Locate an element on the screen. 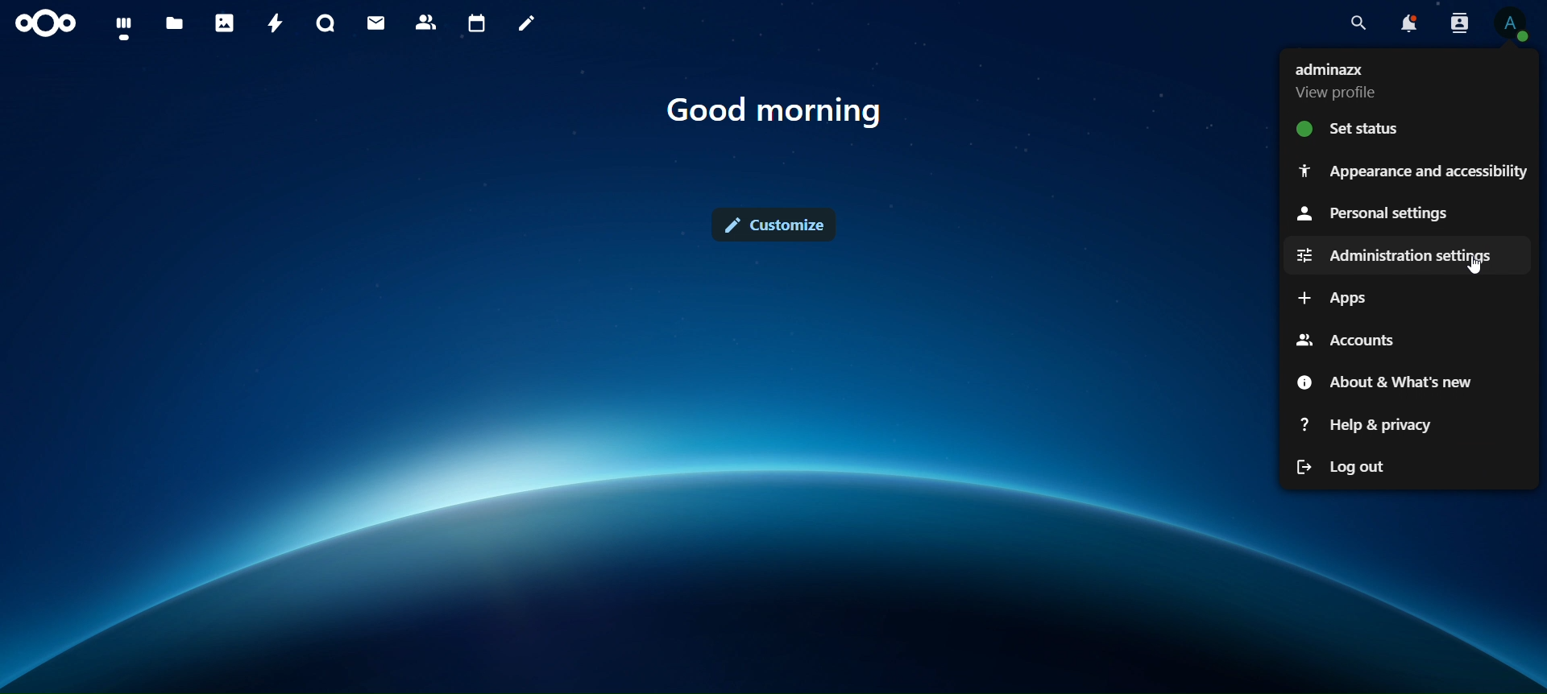  search is located at coordinates (1354, 24).